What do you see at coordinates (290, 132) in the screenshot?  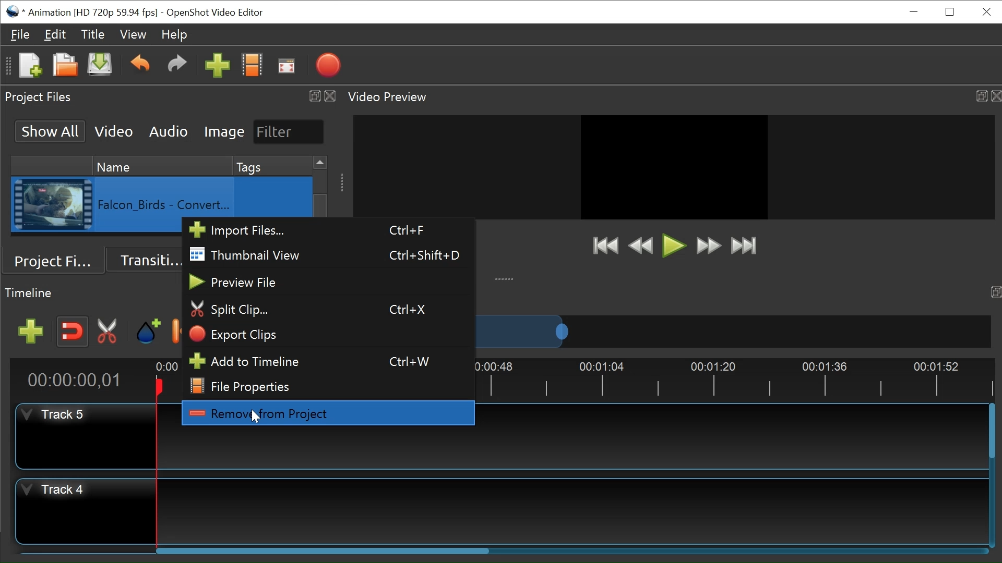 I see `Filter` at bounding box center [290, 132].